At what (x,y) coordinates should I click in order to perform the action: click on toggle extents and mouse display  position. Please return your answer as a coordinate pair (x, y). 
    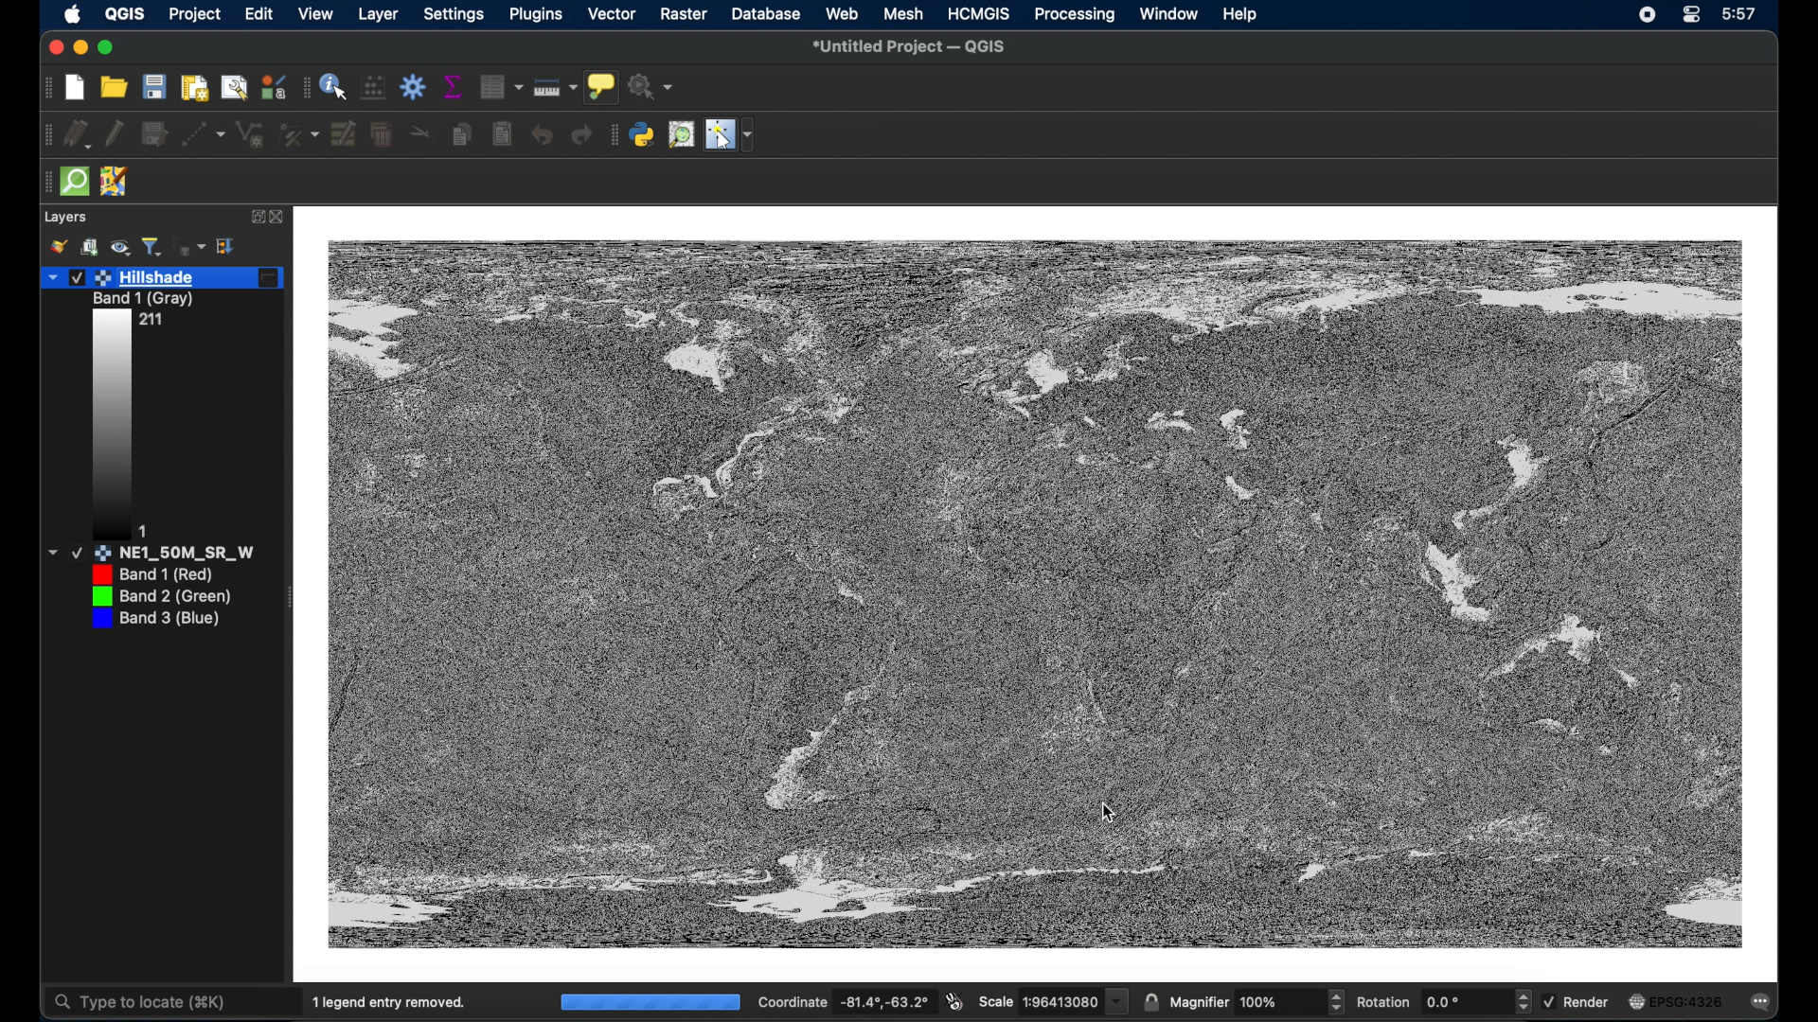
    Looking at the image, I should click on (955, 1001).